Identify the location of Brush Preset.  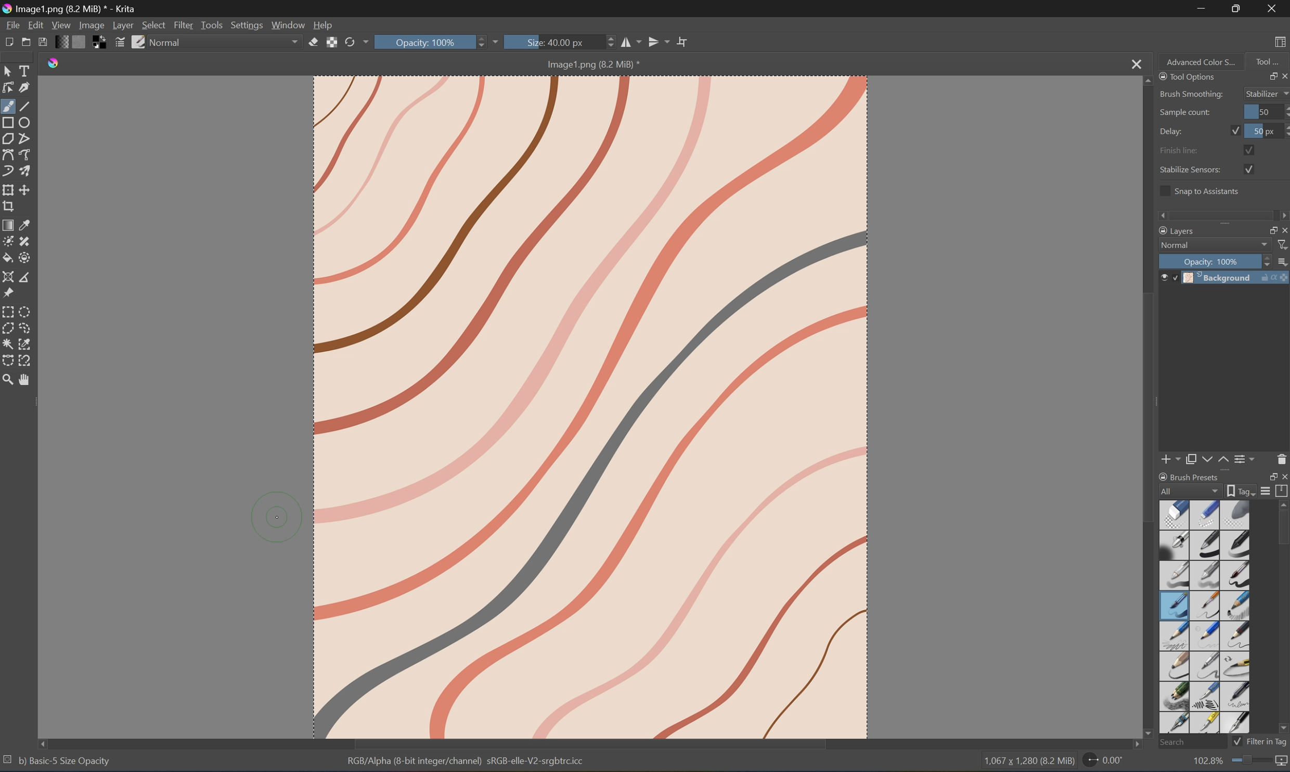
(1189, 475).